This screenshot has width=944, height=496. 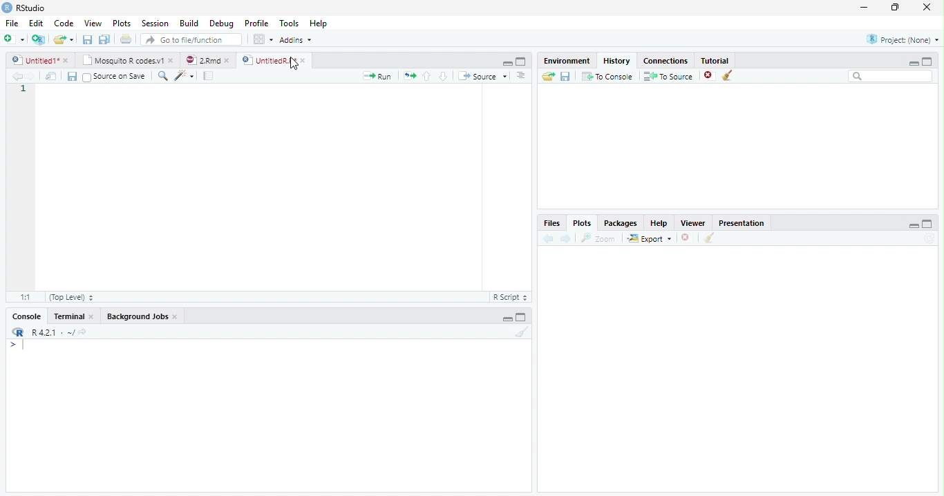 I want to click on To source, so click(x=670, y=77).